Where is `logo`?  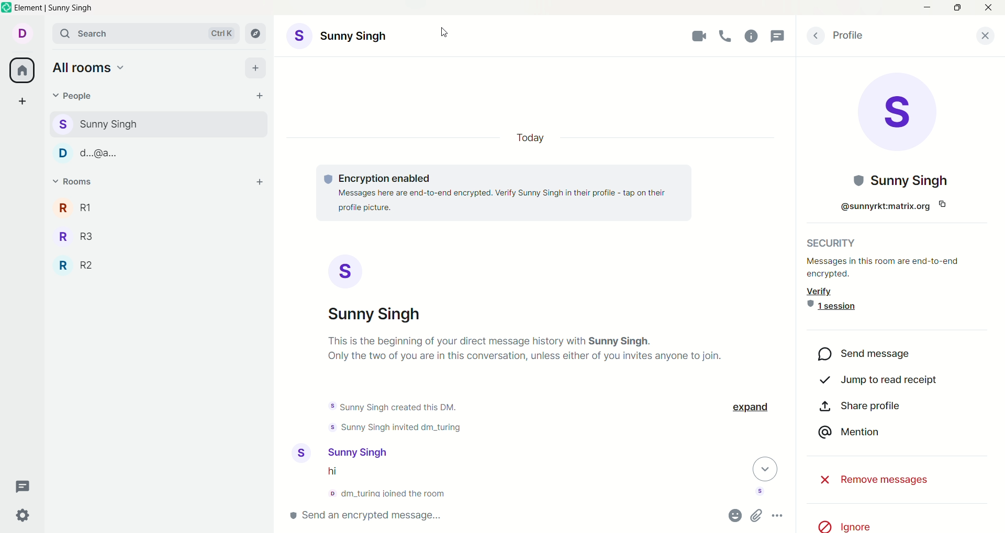 logo is located at coordinates (7, 8).